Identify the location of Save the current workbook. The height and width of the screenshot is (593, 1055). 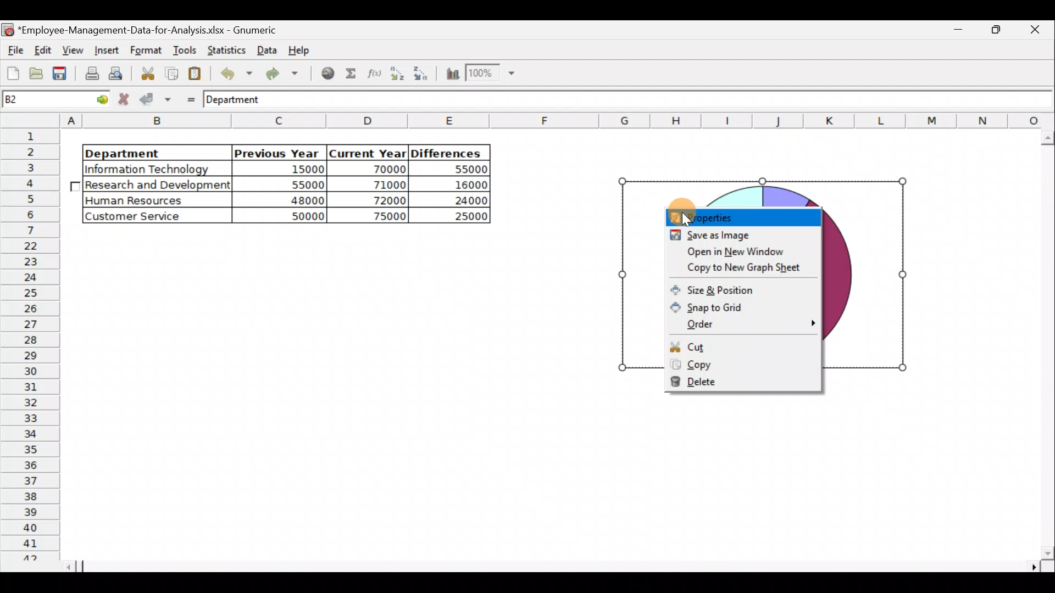
(60, 74).